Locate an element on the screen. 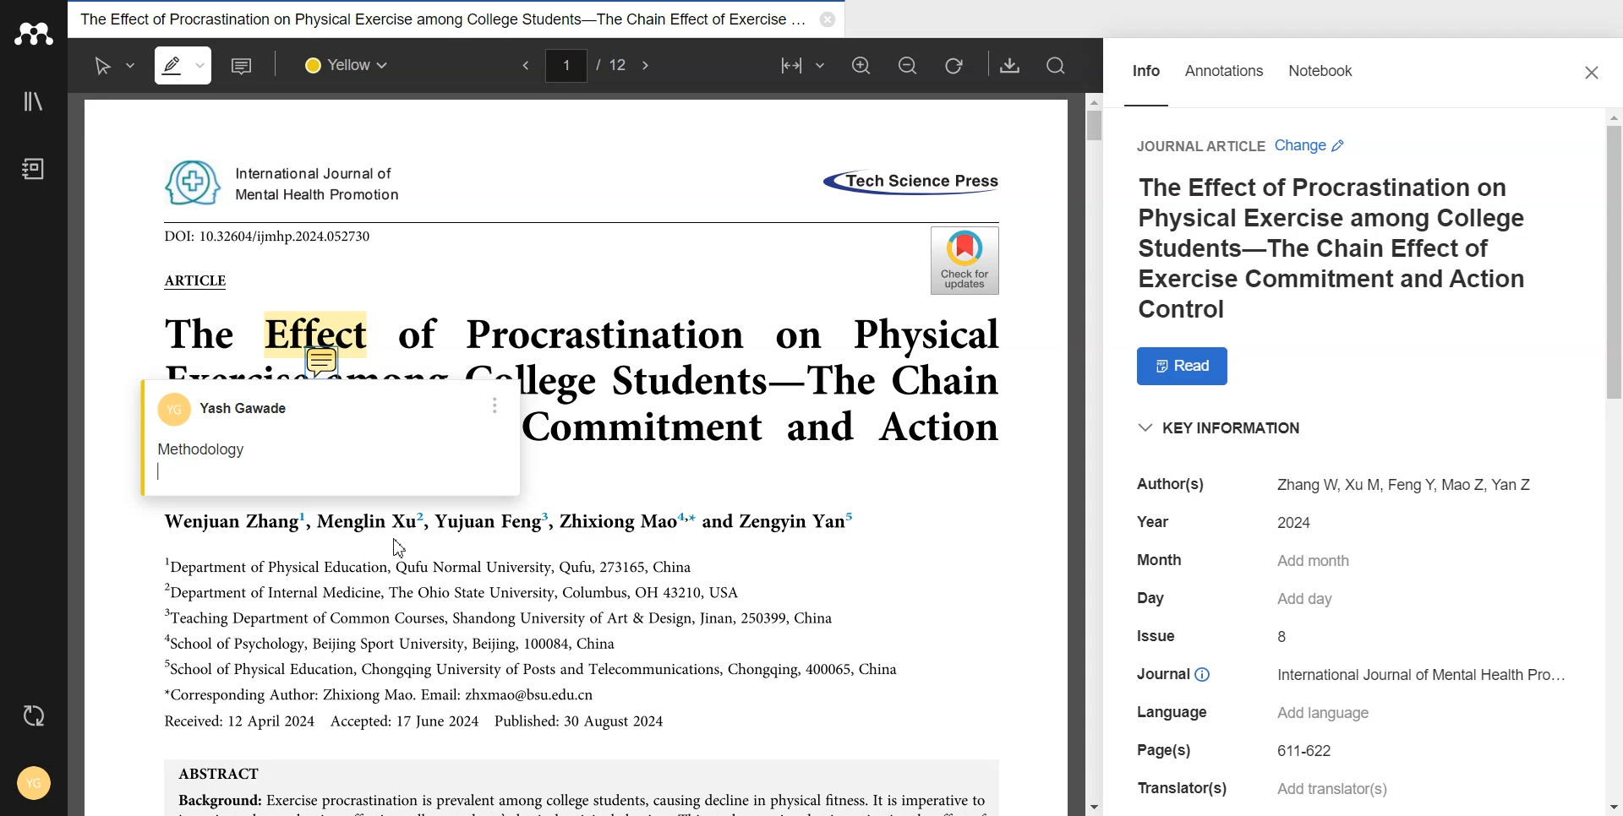  ABSTRACT
Background: Exercise procrastination is prevalent among college students, causing decline in physical fitness. It is imperative to is located at coordinates (582, 786).